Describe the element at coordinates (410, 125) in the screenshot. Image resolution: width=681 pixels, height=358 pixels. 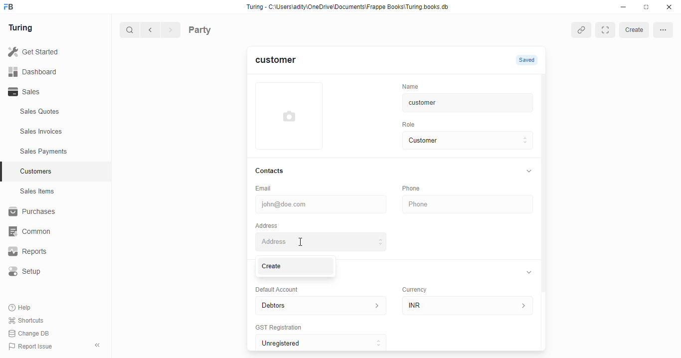
I see `Role` at that location.